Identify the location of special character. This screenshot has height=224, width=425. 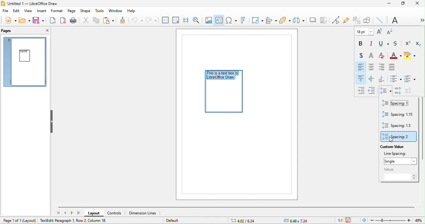
(232, 20).